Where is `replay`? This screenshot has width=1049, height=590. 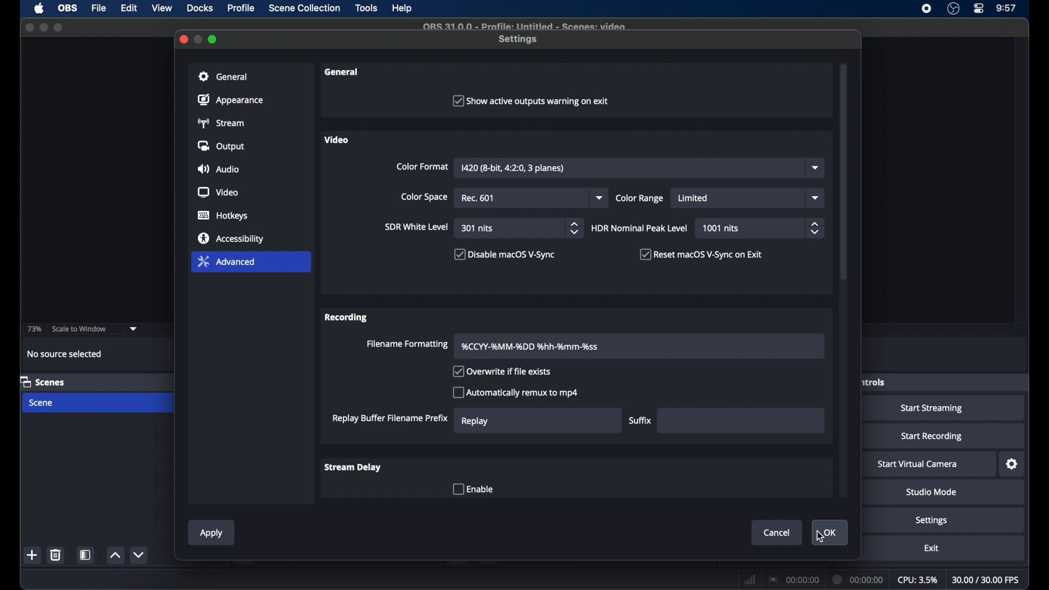 replay is located at coordinates (475, 422).